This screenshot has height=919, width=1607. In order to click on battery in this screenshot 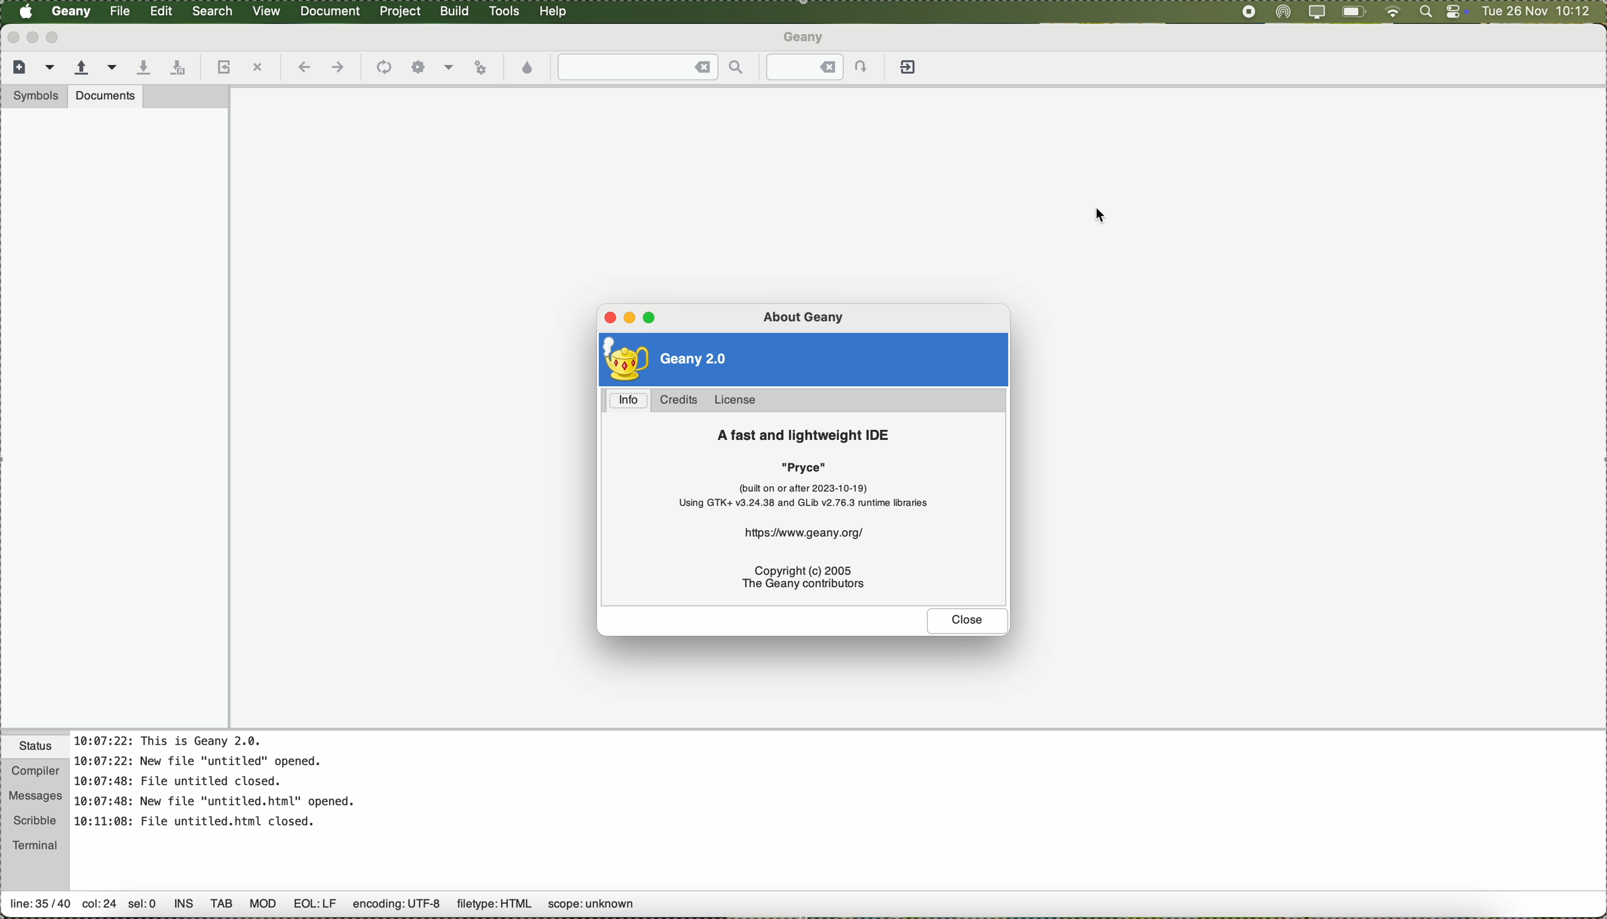, I will do `click(1354, 12)`.